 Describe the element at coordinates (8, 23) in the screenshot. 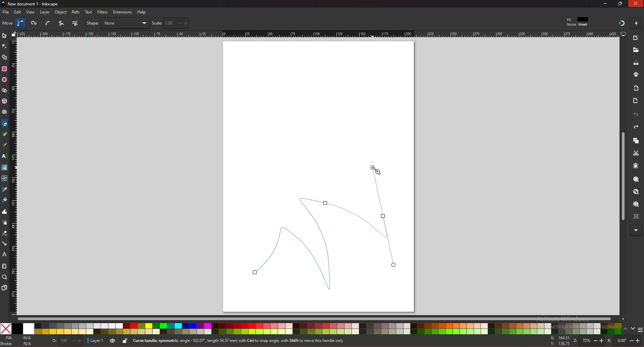

I see `move` at that location.